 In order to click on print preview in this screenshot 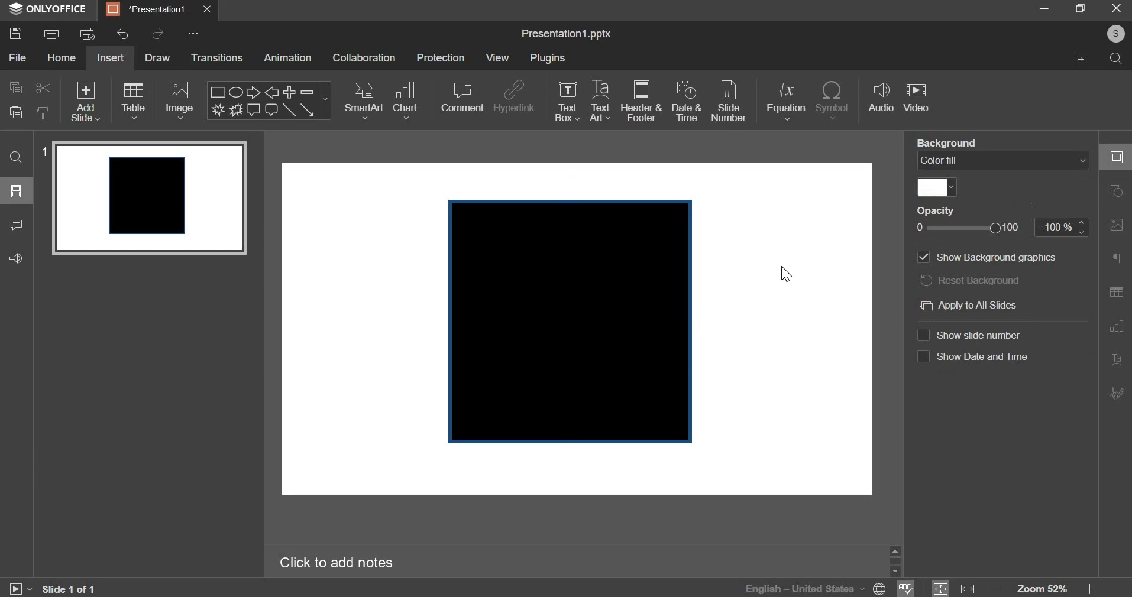, I will do `click(86, 34)`.